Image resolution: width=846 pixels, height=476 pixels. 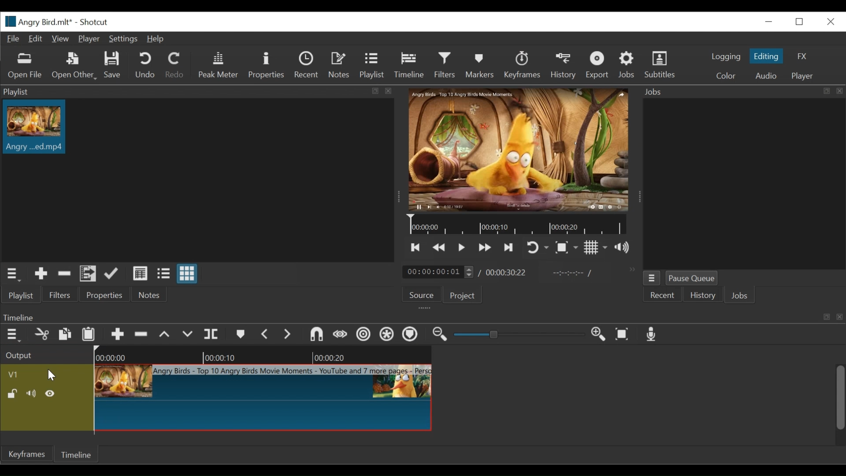 I want to click on Toggle grid display on player, so click(x=596, y=248).